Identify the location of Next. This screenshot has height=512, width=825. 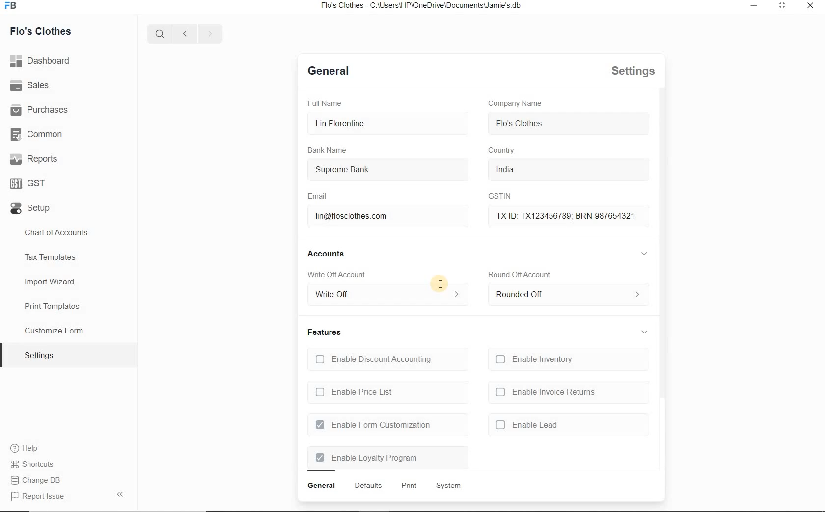
(210, 33).